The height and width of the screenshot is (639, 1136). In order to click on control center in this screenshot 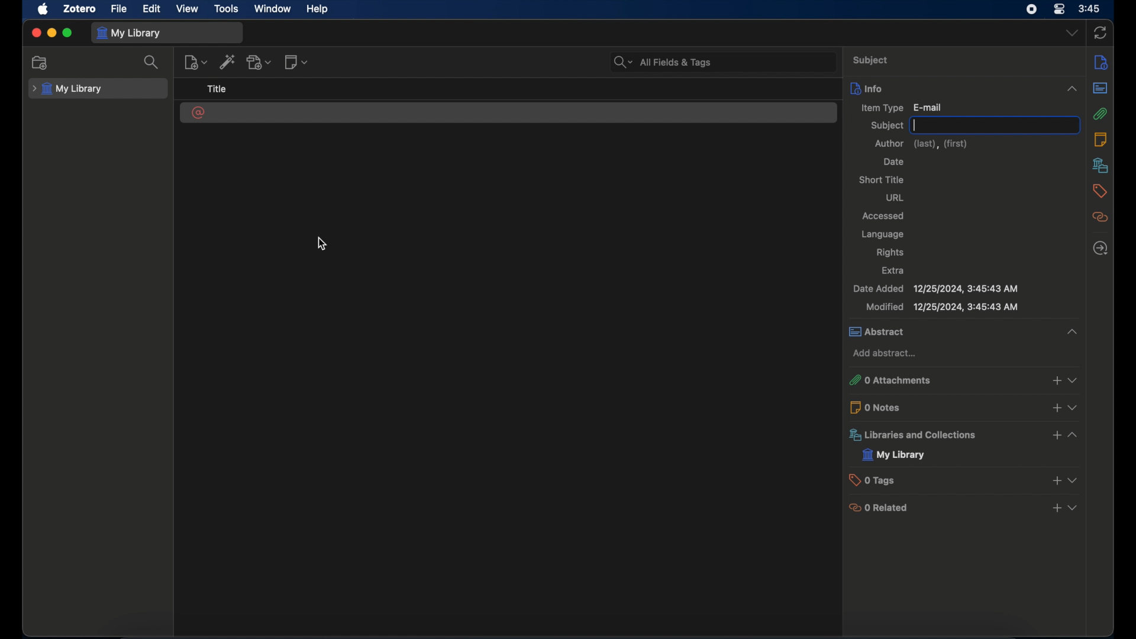, I will do `click(1059, 9)`.